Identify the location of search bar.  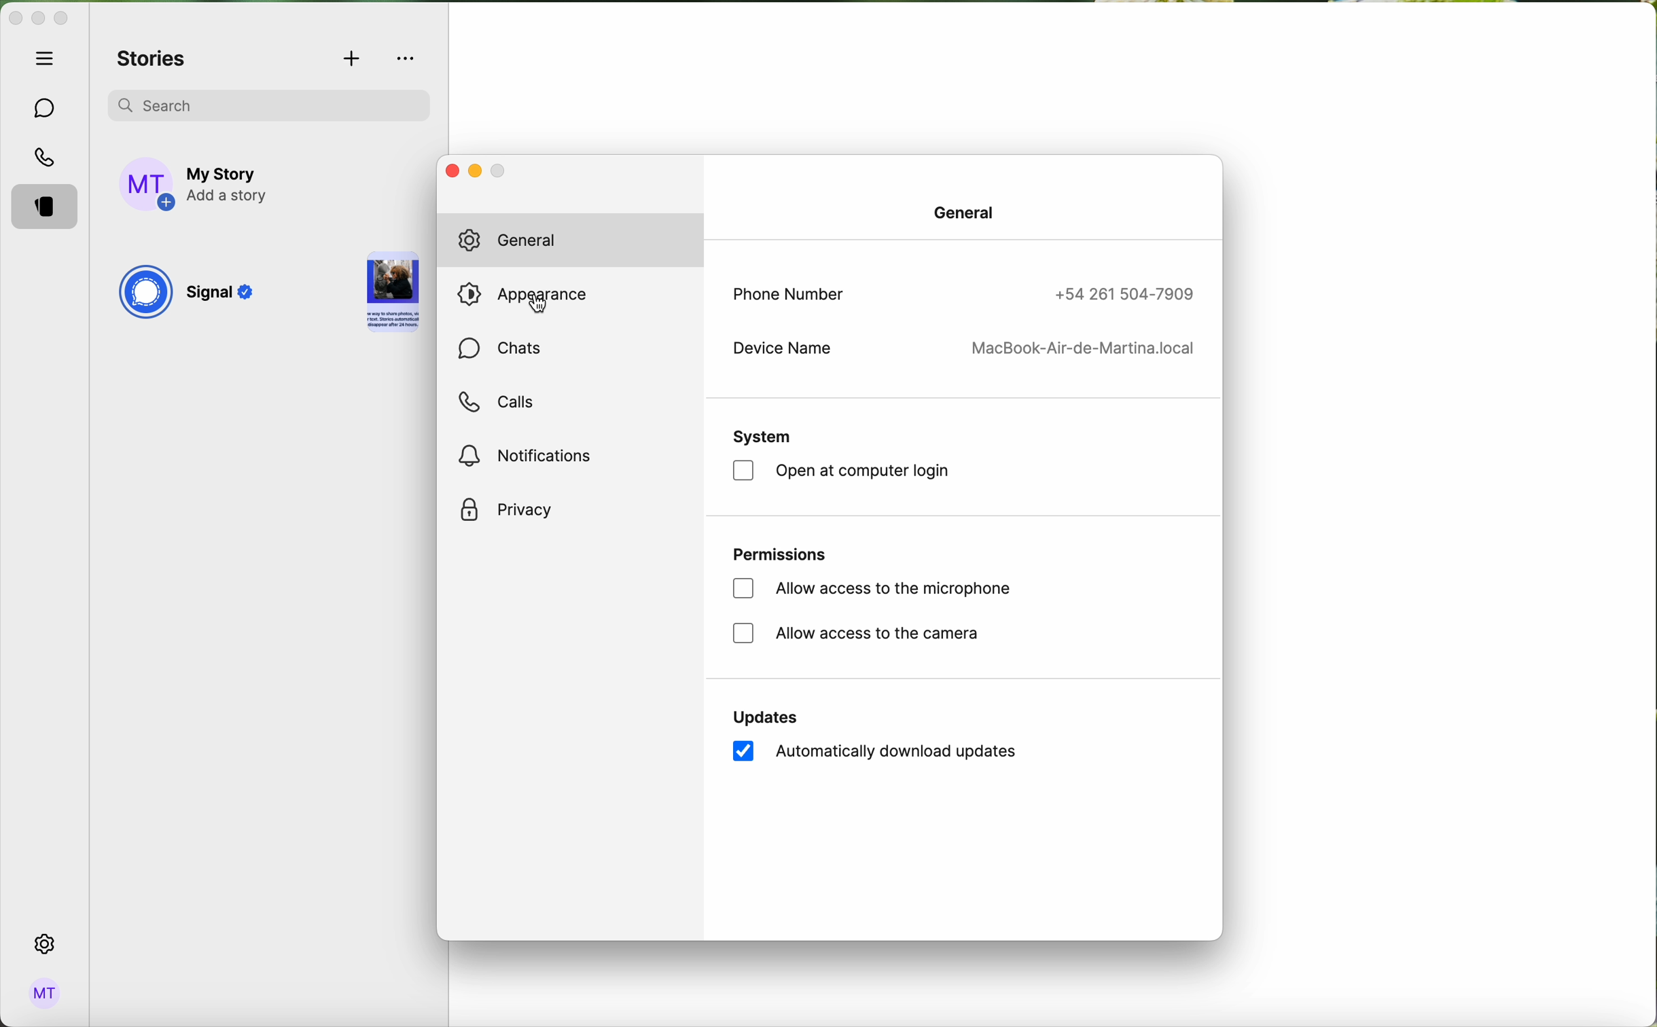
(268, 103).